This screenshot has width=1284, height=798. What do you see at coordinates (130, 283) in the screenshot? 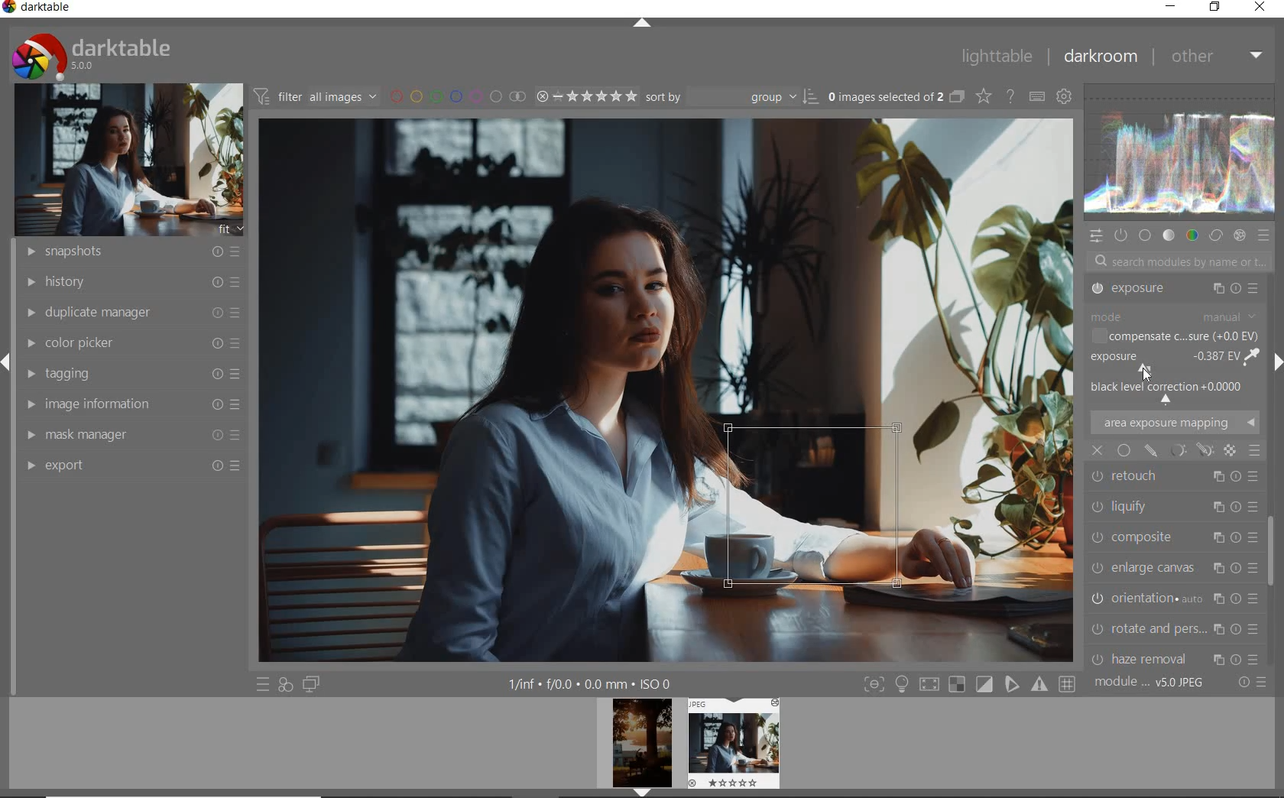
I see `HISTORY` at bounding box center [130, 283].